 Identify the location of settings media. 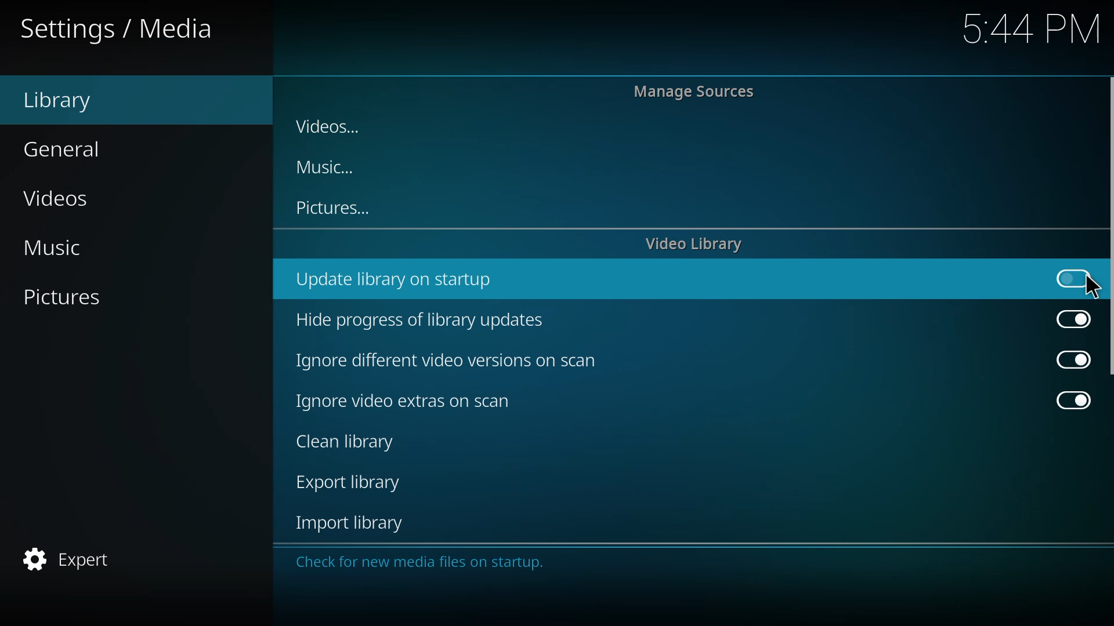
(122, 28).